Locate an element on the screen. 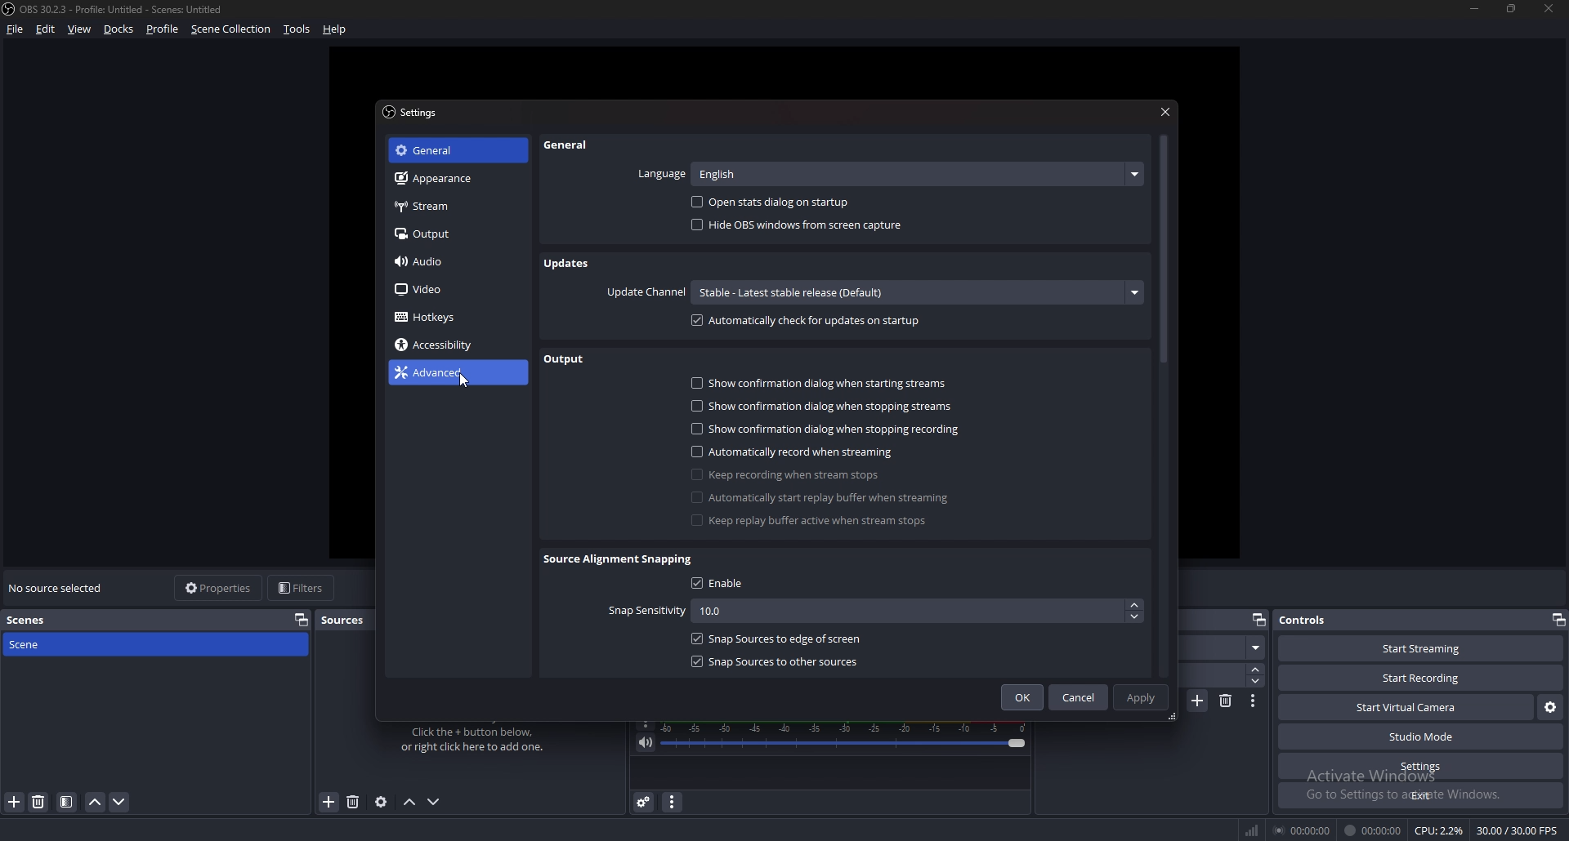 The image size is (1569, 841). Snap sources to other sources is located at coordinates (775, 661).